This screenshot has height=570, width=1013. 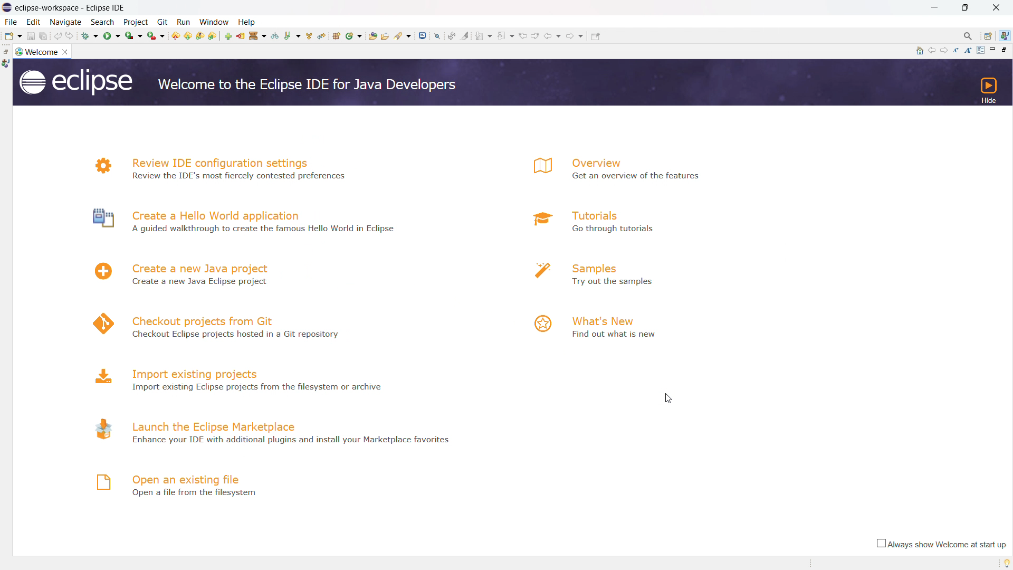 I want to click on Create a new Java Eclipse project, so click(x=200, y=282).